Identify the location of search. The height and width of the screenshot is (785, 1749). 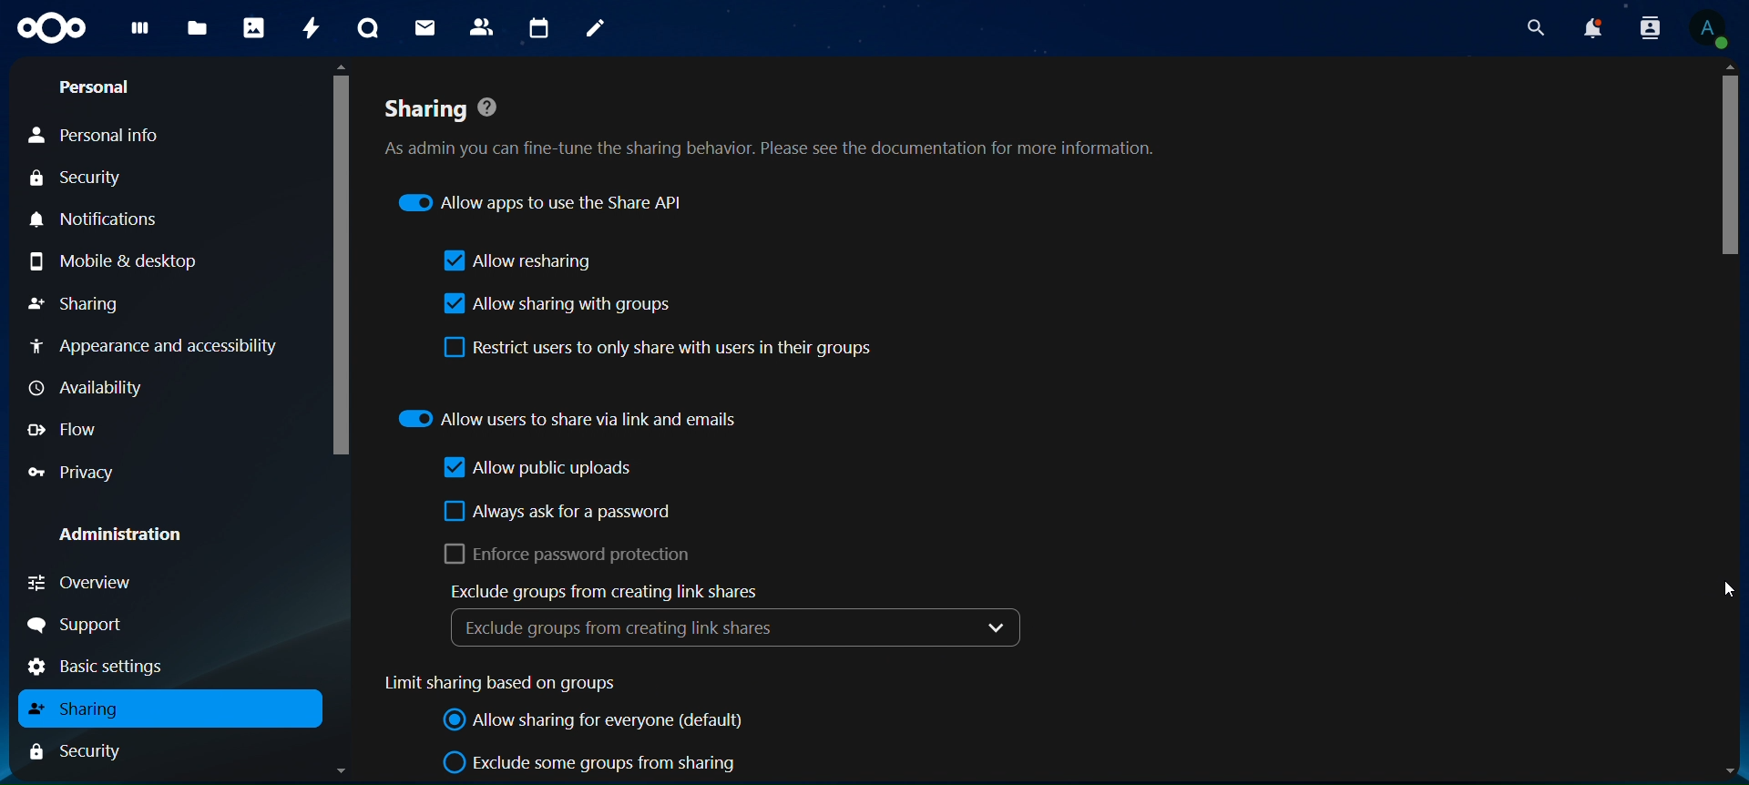
(1532, 25).